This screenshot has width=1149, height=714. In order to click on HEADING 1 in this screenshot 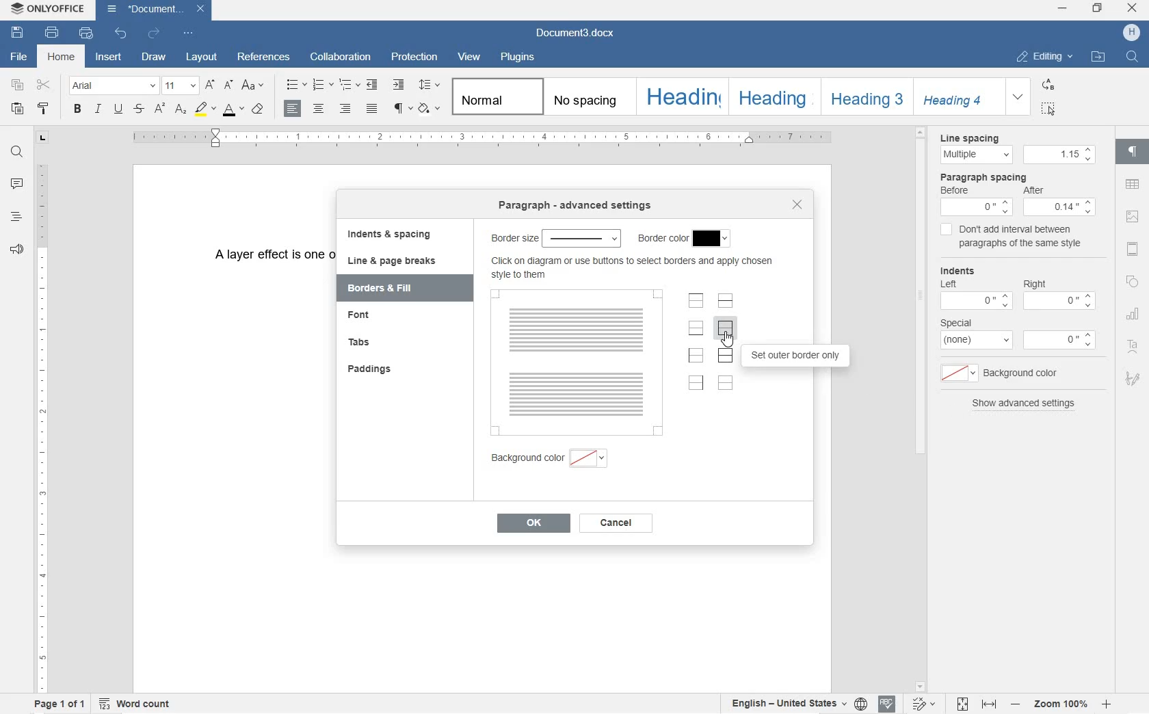, I will do `click(681, 96)`.